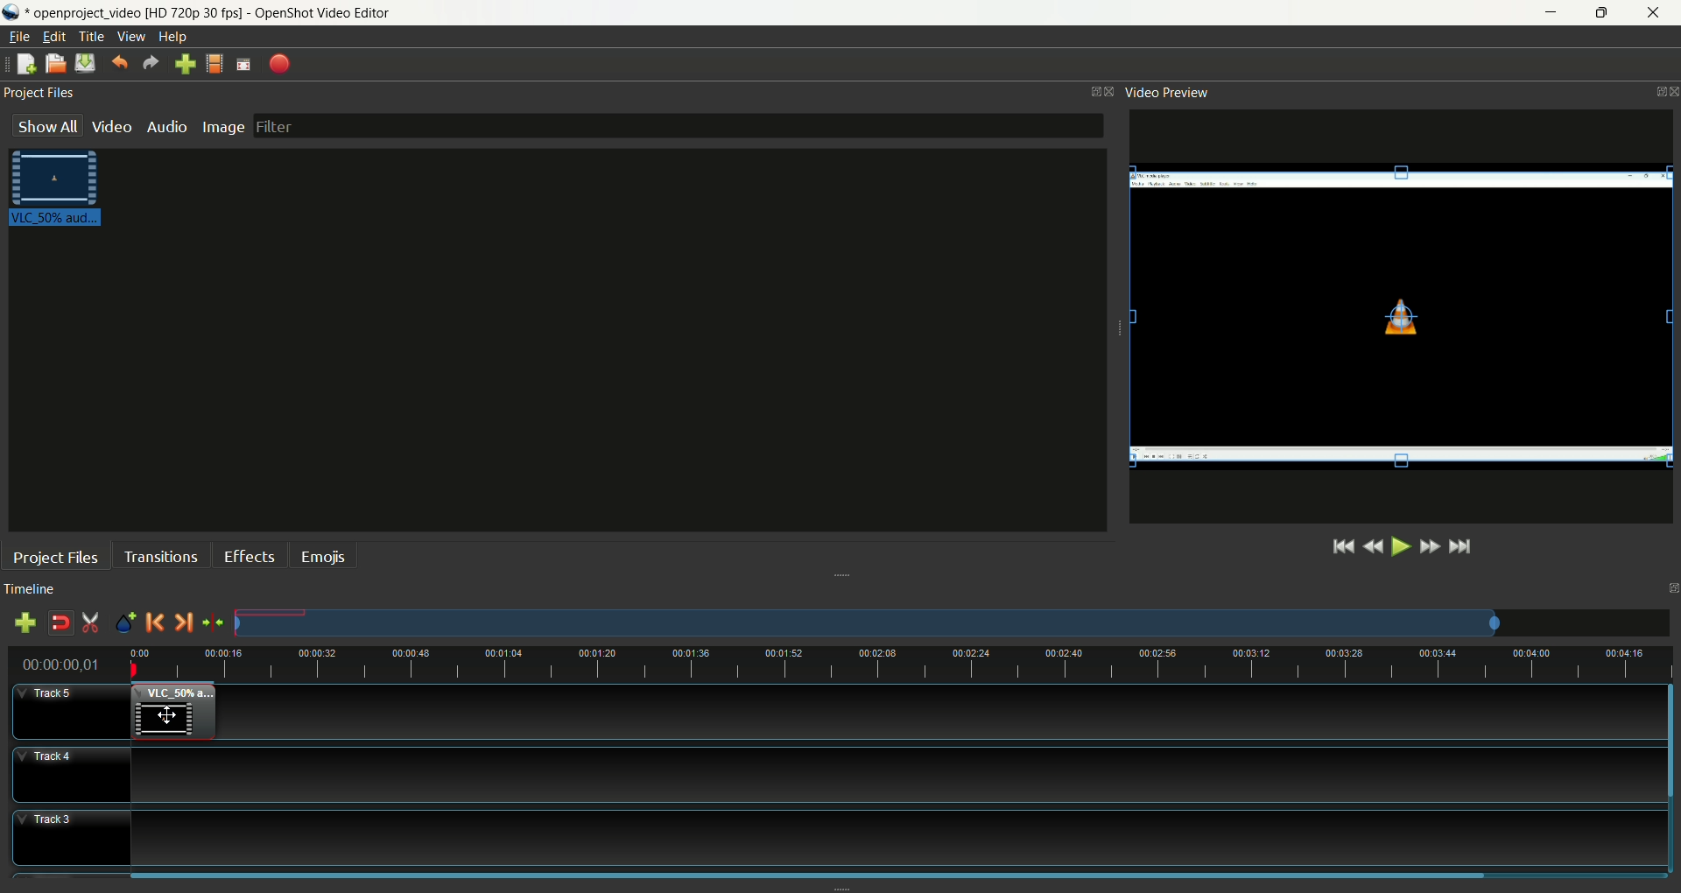 The image size is (1681, 893). What do you see at coordinates (71, 839) in the screenshot?
I see `track3` at bounding box center [71, 839].